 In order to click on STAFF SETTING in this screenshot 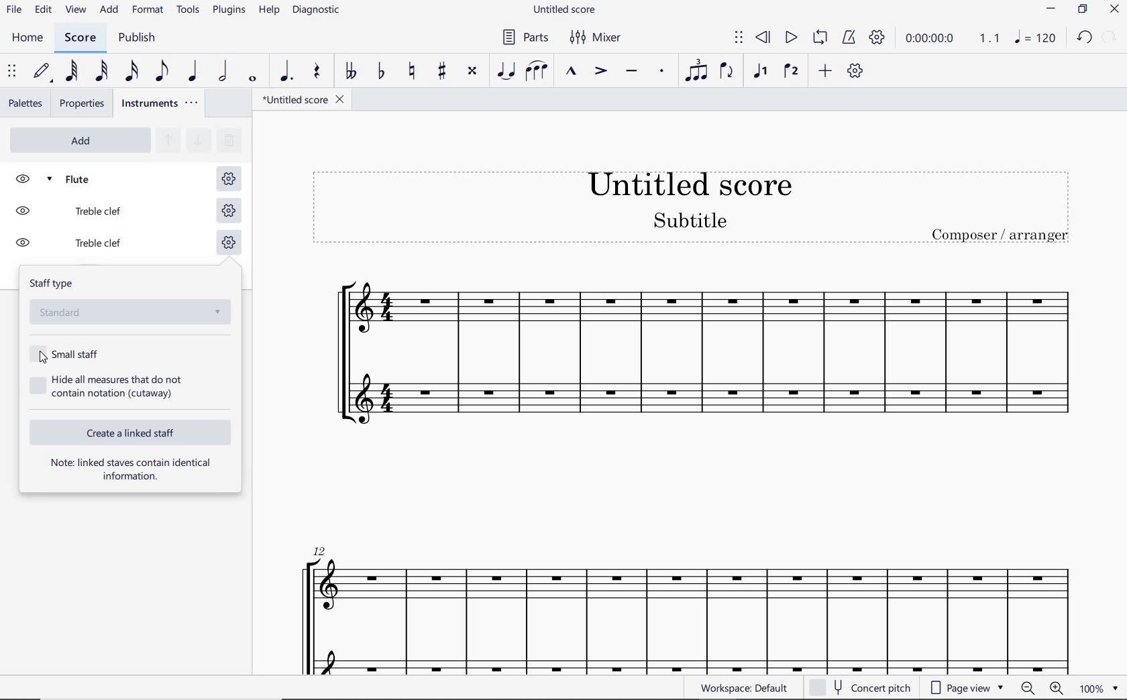, I will do `click(228, 209)`.